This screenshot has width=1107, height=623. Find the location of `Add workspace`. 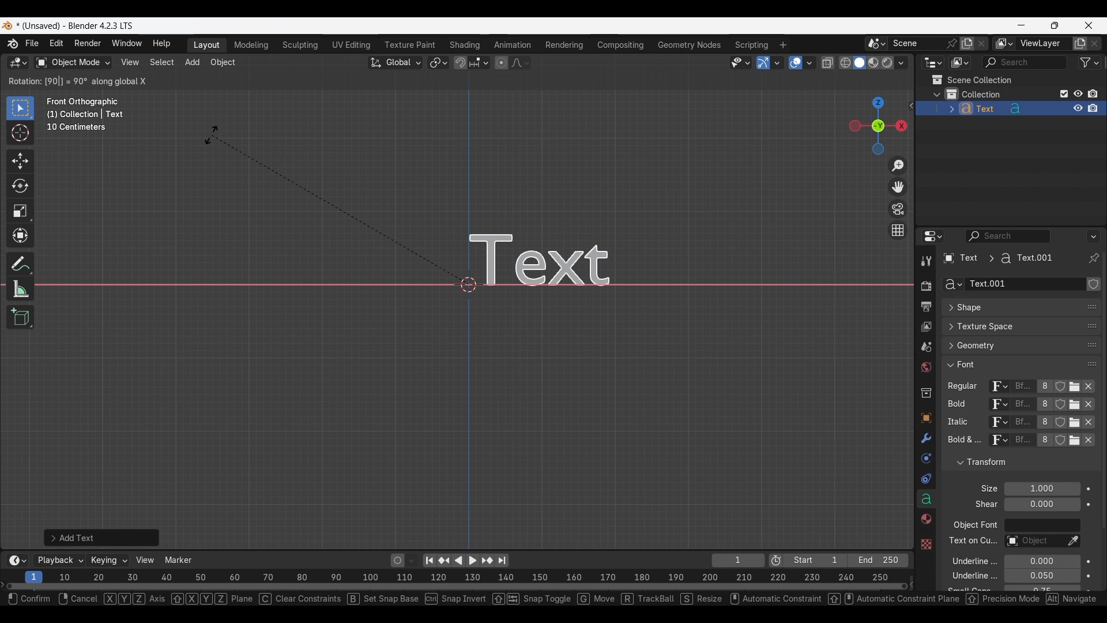

Add workspace is located at coordinates (782, 45).